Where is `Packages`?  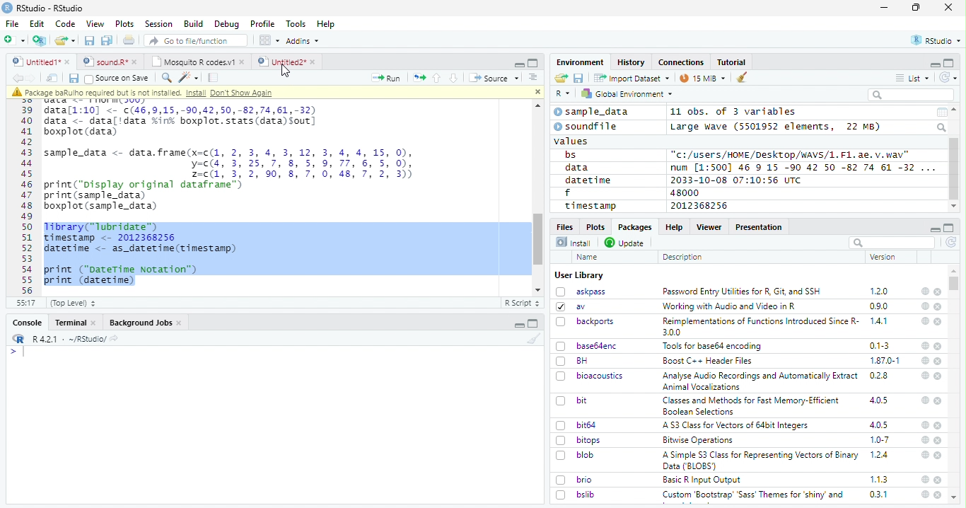 Packages is located at coordinates (634, 227).